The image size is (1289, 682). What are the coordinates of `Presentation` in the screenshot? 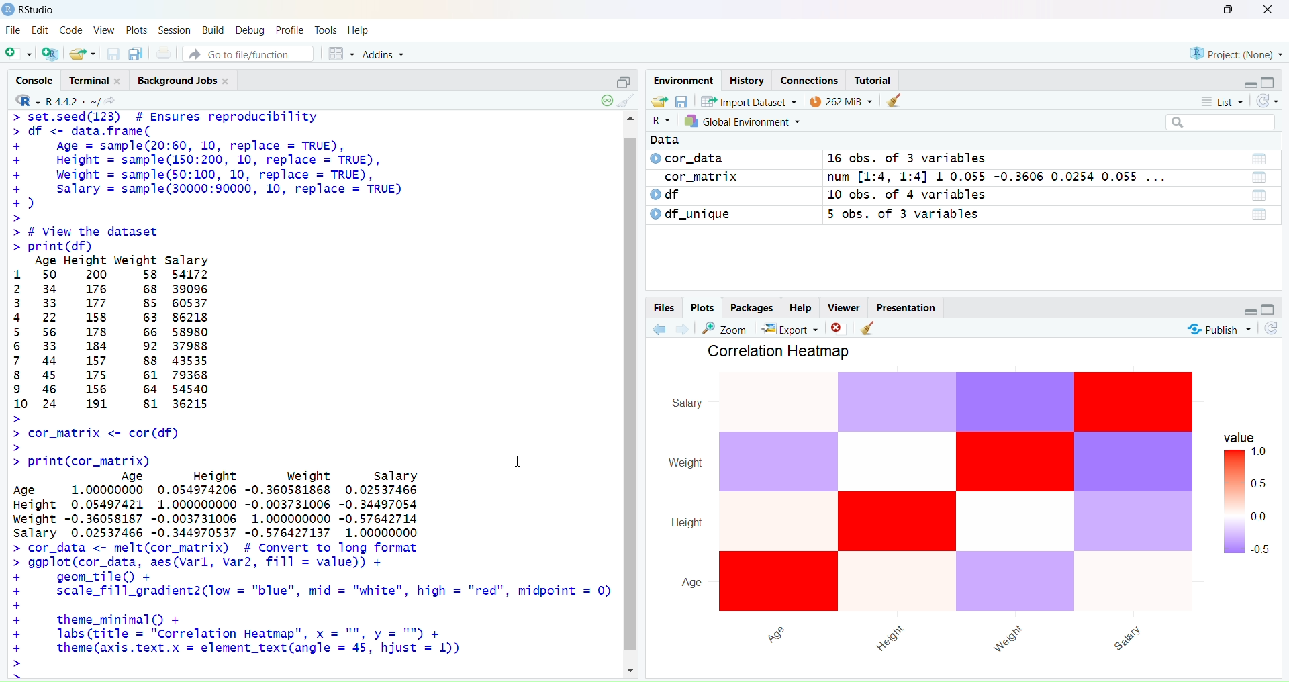 It's located at (906, 308).